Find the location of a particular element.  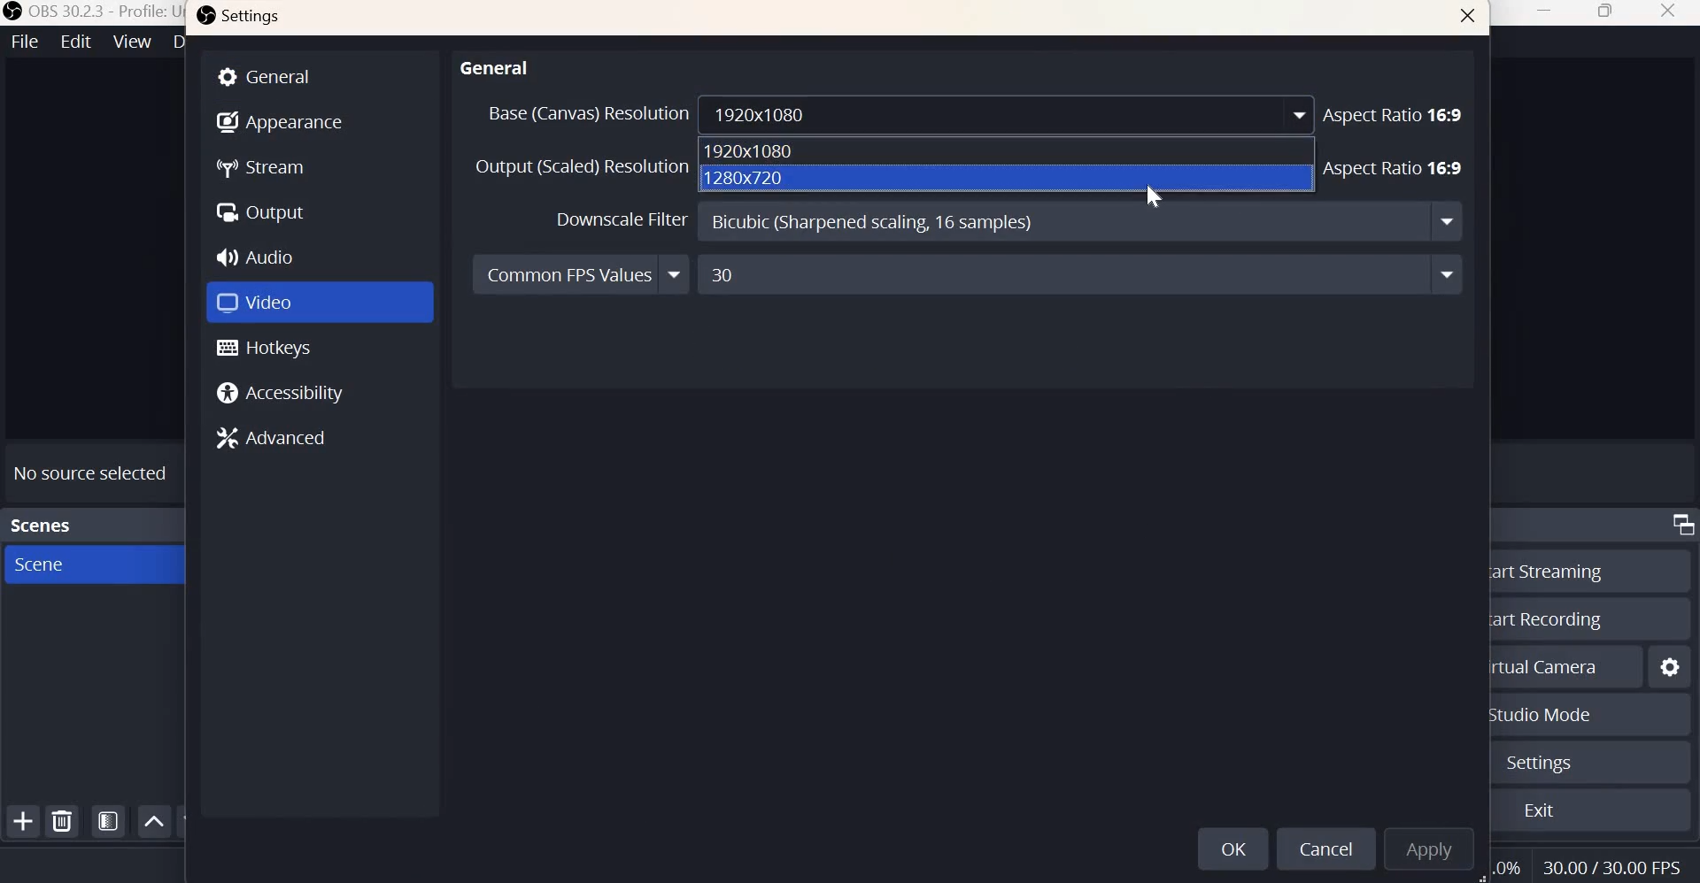

Dock Options icon is located at coordinates (1679, 526).